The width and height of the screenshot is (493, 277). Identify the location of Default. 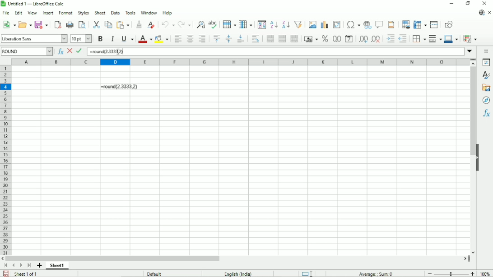
(153, 273).